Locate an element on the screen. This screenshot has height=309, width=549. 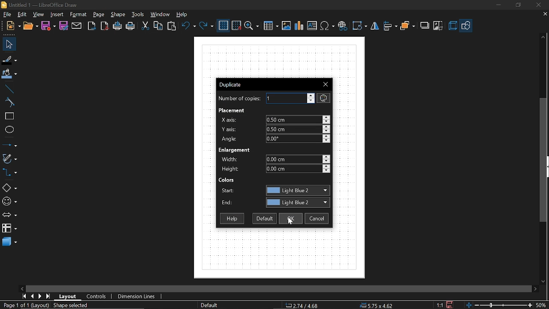
Move right is located at coordinates (536, 288).